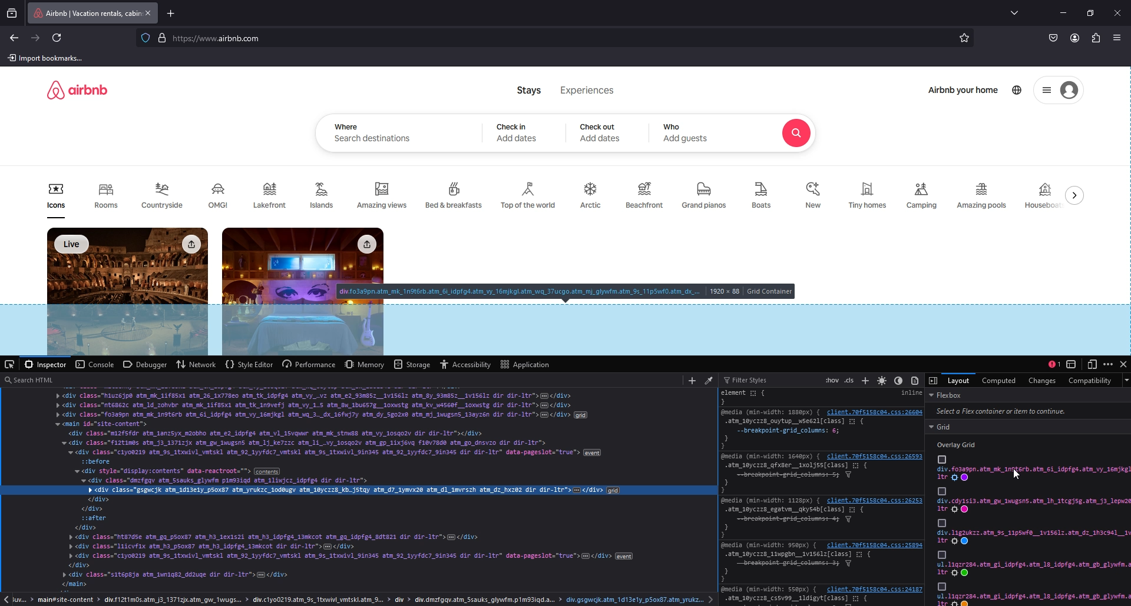 This screenshot has height=606, width=1131. I want to click on toggle print media simulation, so click(917, 379).